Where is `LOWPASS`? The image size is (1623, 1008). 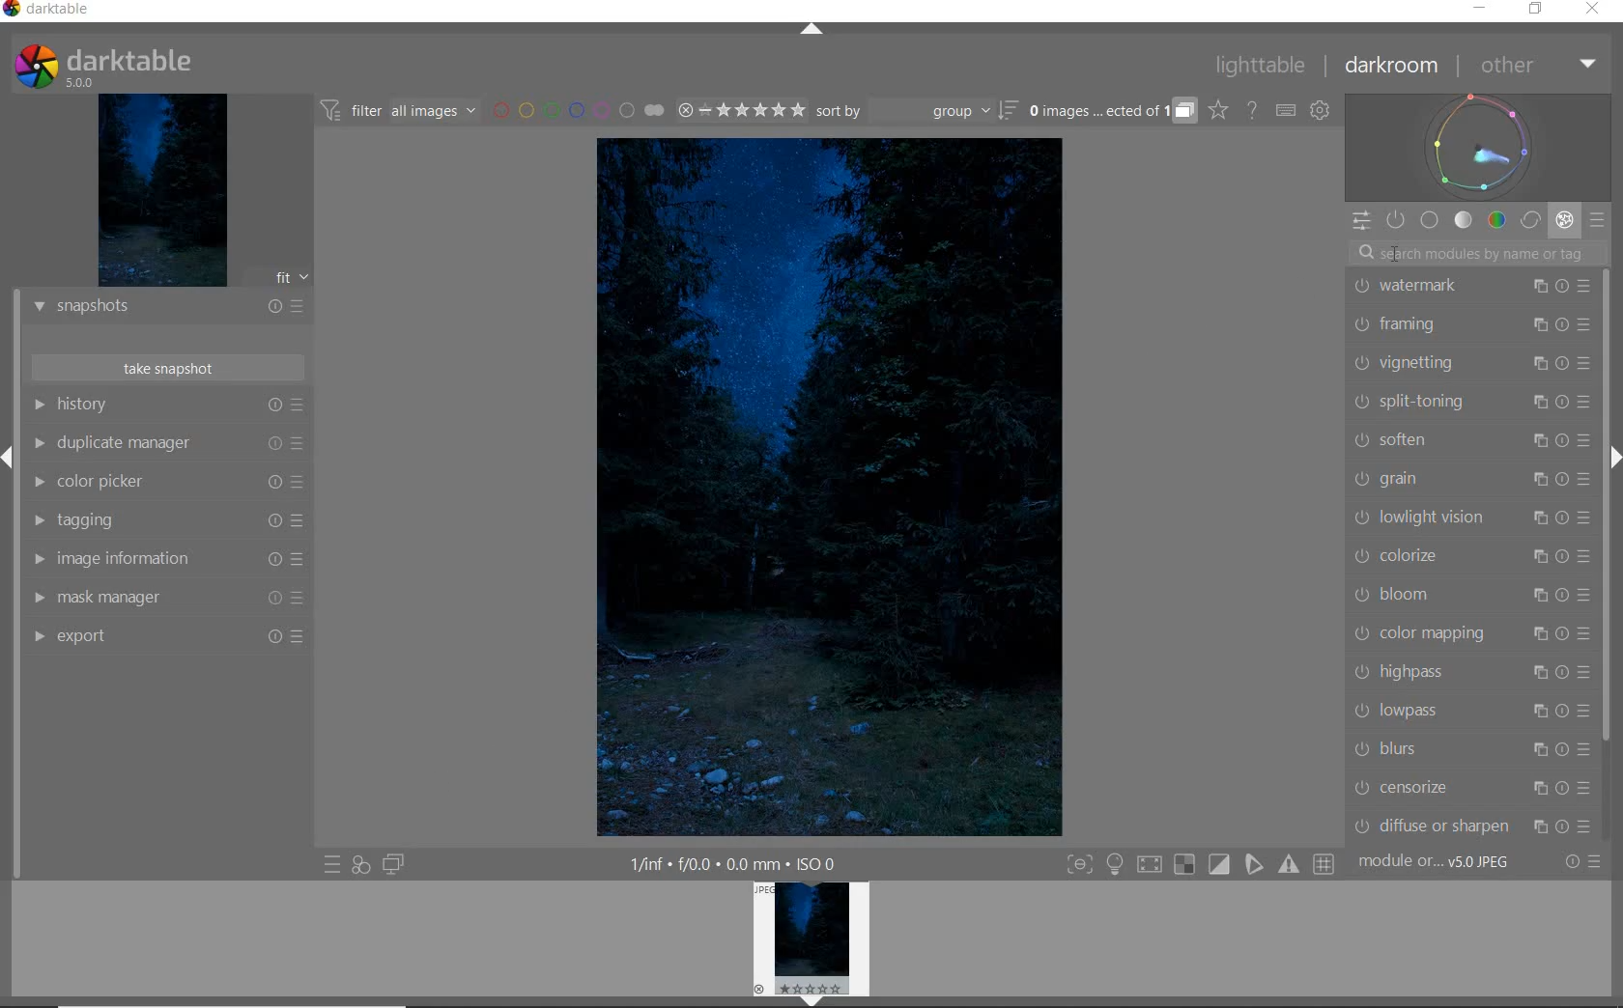 LOWPASS is located at coordinates (1467, 712).